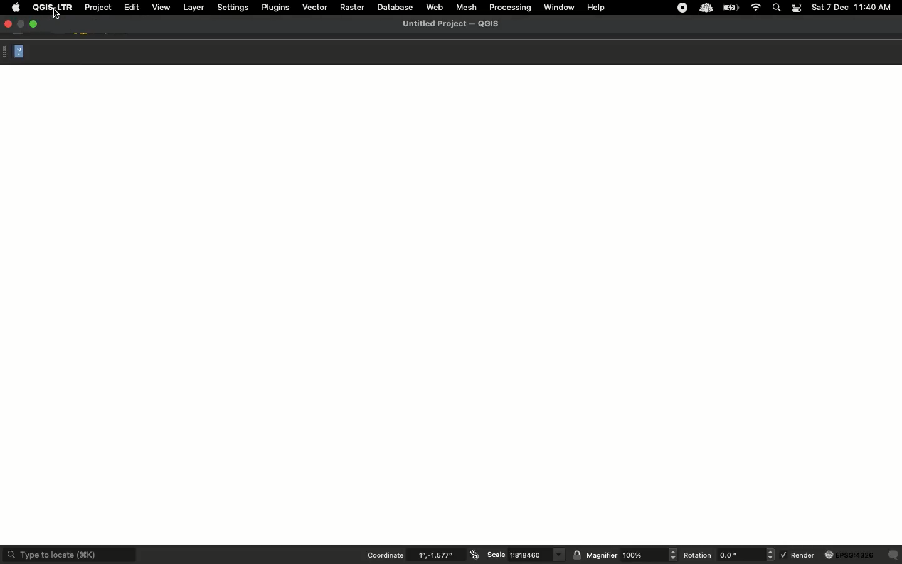 This screenshot has width=902, height=564. I want to click on Untitled, so click(455, 26).